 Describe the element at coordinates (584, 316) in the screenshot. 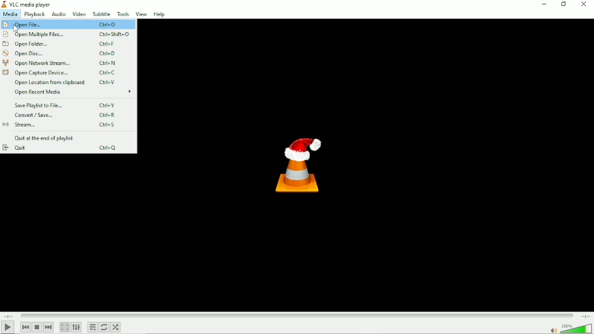

I see `Total duration` at that location.